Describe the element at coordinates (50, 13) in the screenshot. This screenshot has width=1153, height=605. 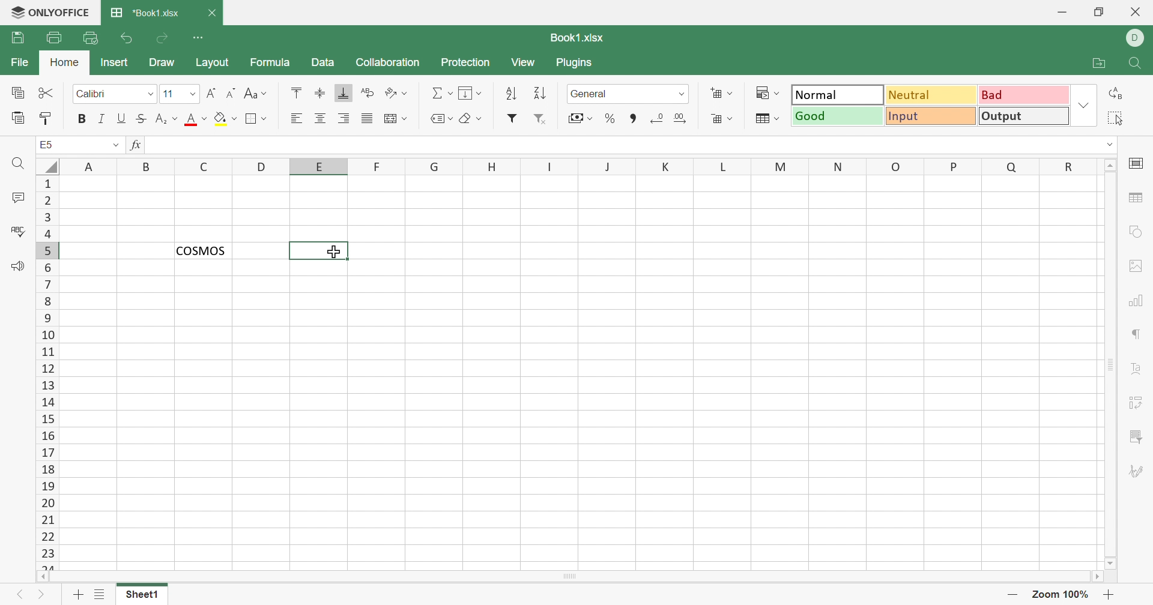
I see `ONLYOFFICE` at that location.